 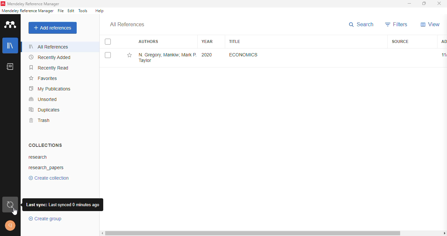 I want to click on close, so click(x=439, y=4).